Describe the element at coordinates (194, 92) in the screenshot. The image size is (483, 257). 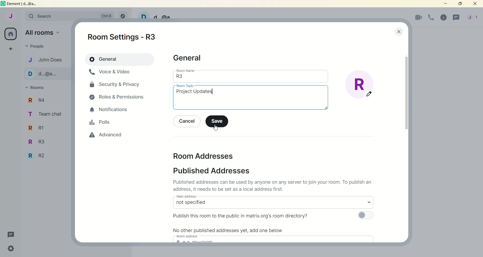
I see `Room topic typed in: project updates` at that location.